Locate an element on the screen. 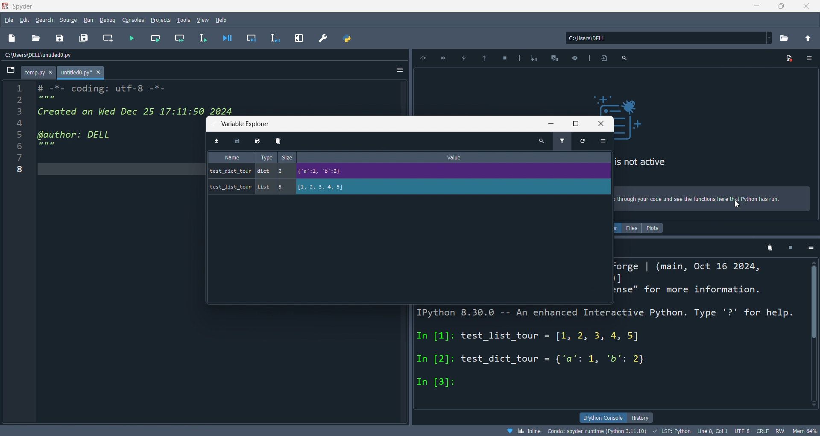 The width and height of the screenshot is (820, 436). run is located at coordinates (88, 21).